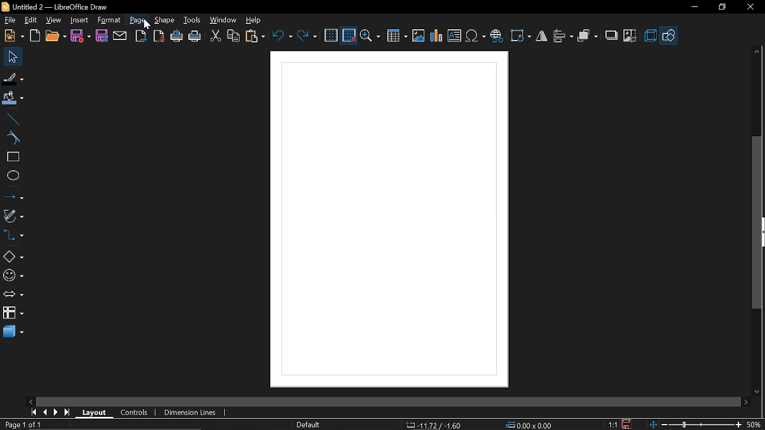  What do you see at coordinates (12, 312) in the screenshot?
I see `Flowchart` at bounding box center [12, 312].